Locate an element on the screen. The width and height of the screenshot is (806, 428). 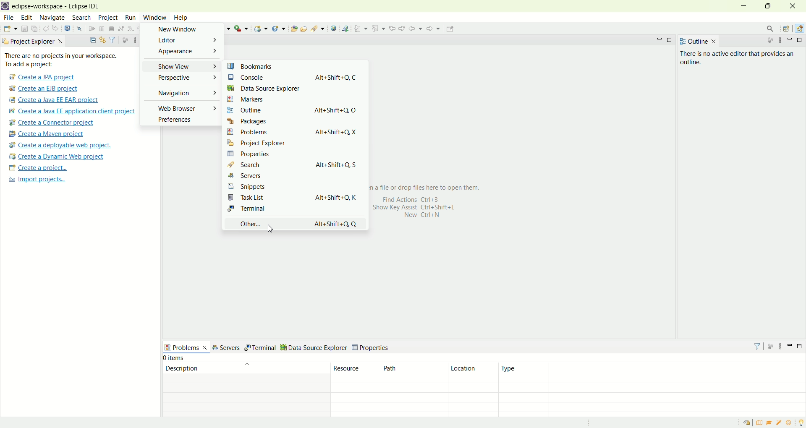
minimize is located at coordinates (788, 347).